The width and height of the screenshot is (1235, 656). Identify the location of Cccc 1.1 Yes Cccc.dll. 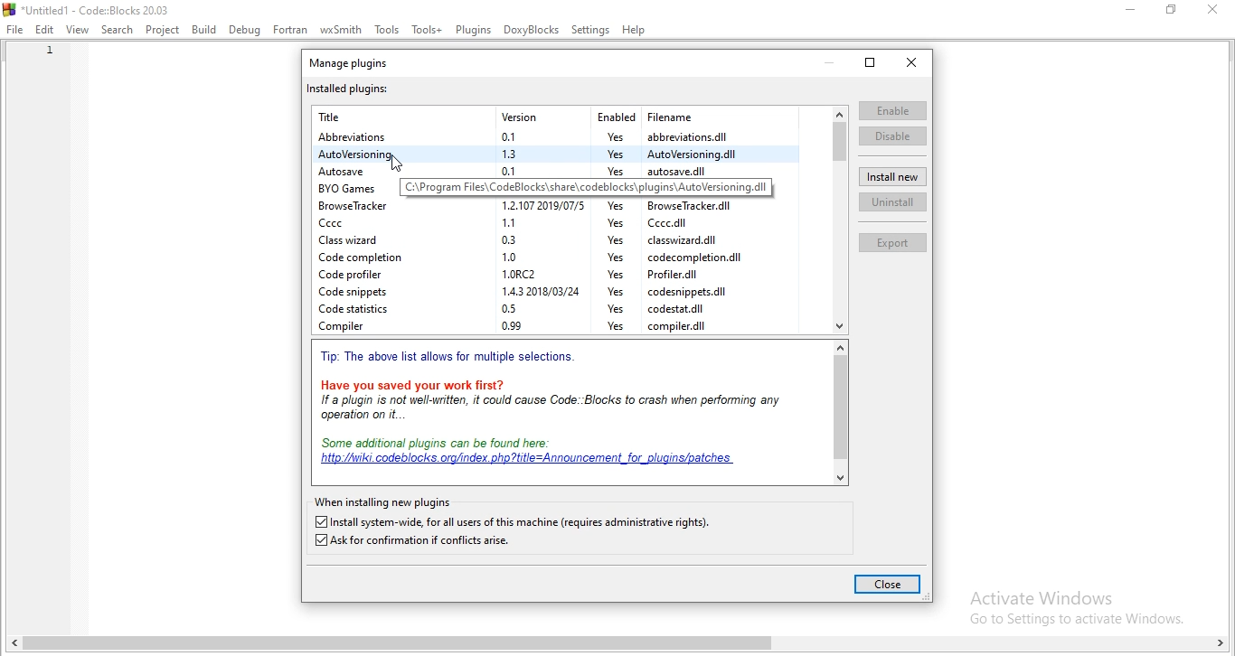
(529, 222).